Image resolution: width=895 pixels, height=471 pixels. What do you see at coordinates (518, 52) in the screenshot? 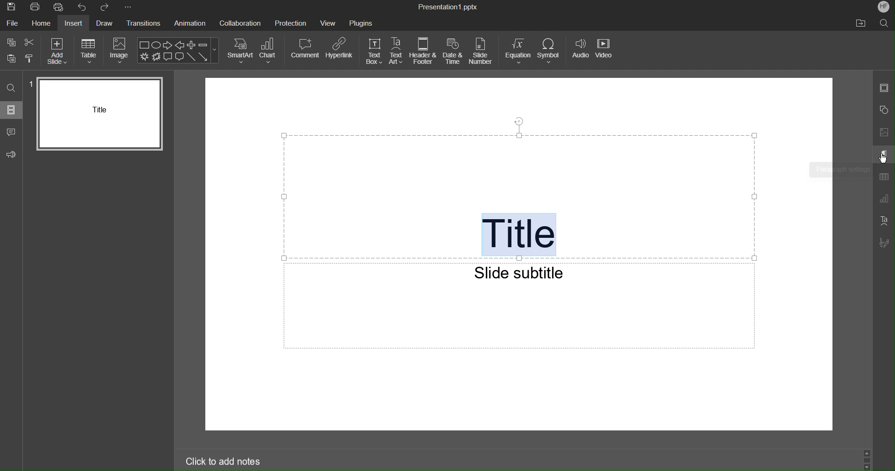
I see `Equation` at bounding box center [518, 52].